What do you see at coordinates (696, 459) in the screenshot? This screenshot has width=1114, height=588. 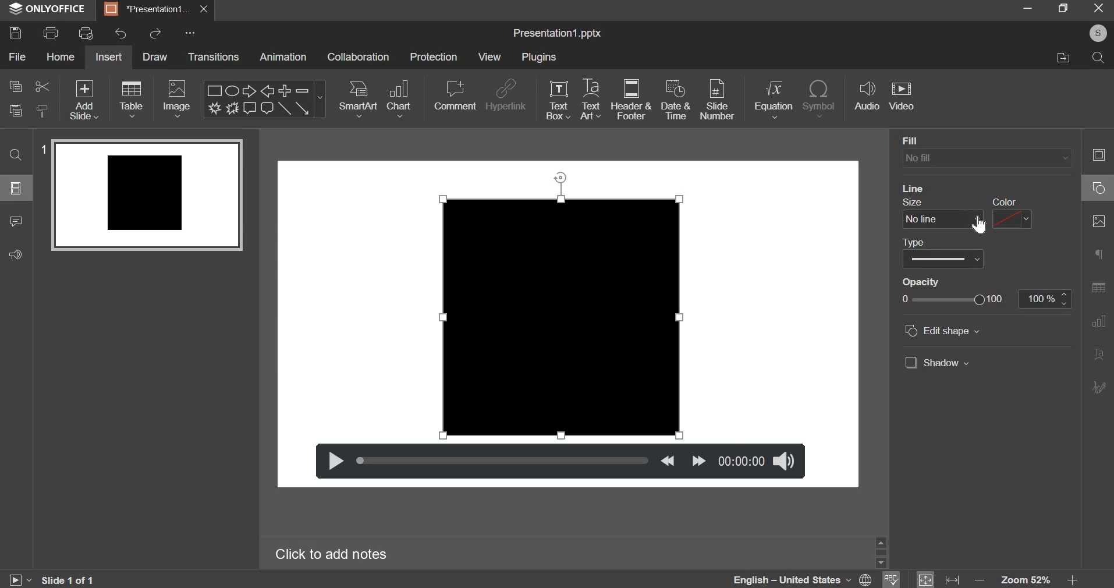 I see `move forward` at bounding box center [696, 459].